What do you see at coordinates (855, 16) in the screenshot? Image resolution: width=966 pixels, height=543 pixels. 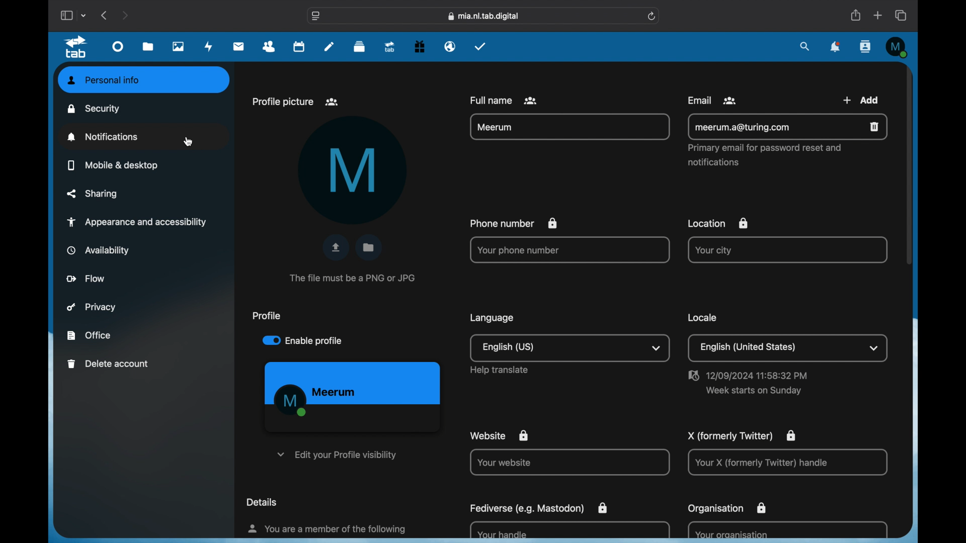 I see `share` at bounding box center [855, 16].